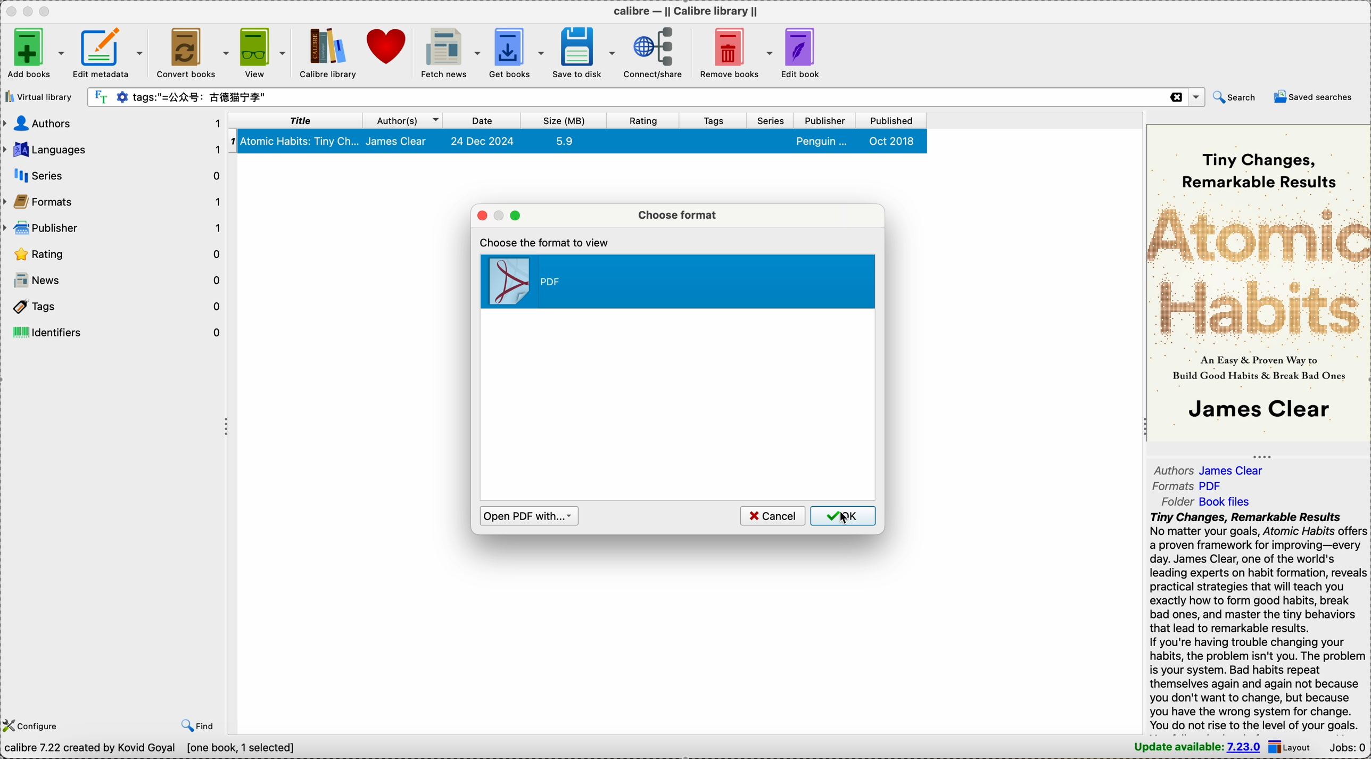 Image resolution: width=1371 pixels, height=759 pixels. Describe the element at coordinates (198, 727) in the screenshot. I see `find` at that location.